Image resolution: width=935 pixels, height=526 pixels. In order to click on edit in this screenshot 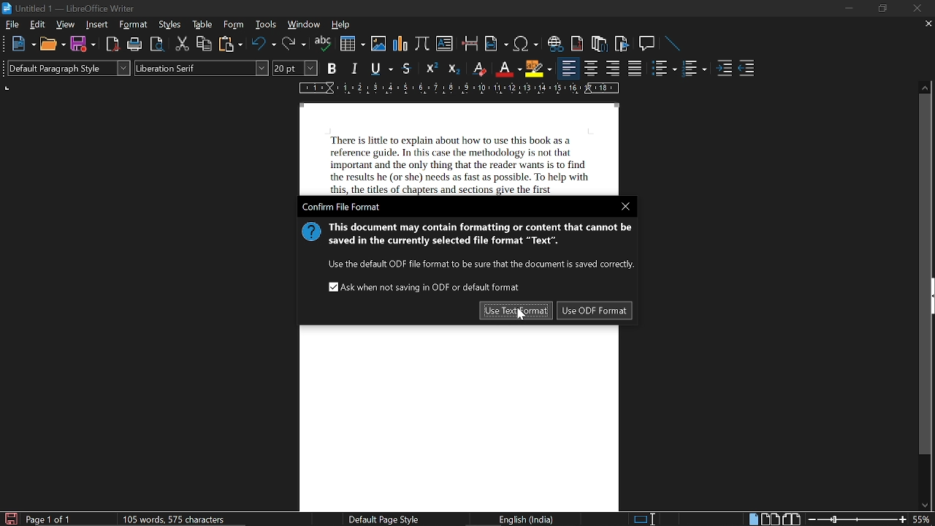, I will do `click(38, 25)`.